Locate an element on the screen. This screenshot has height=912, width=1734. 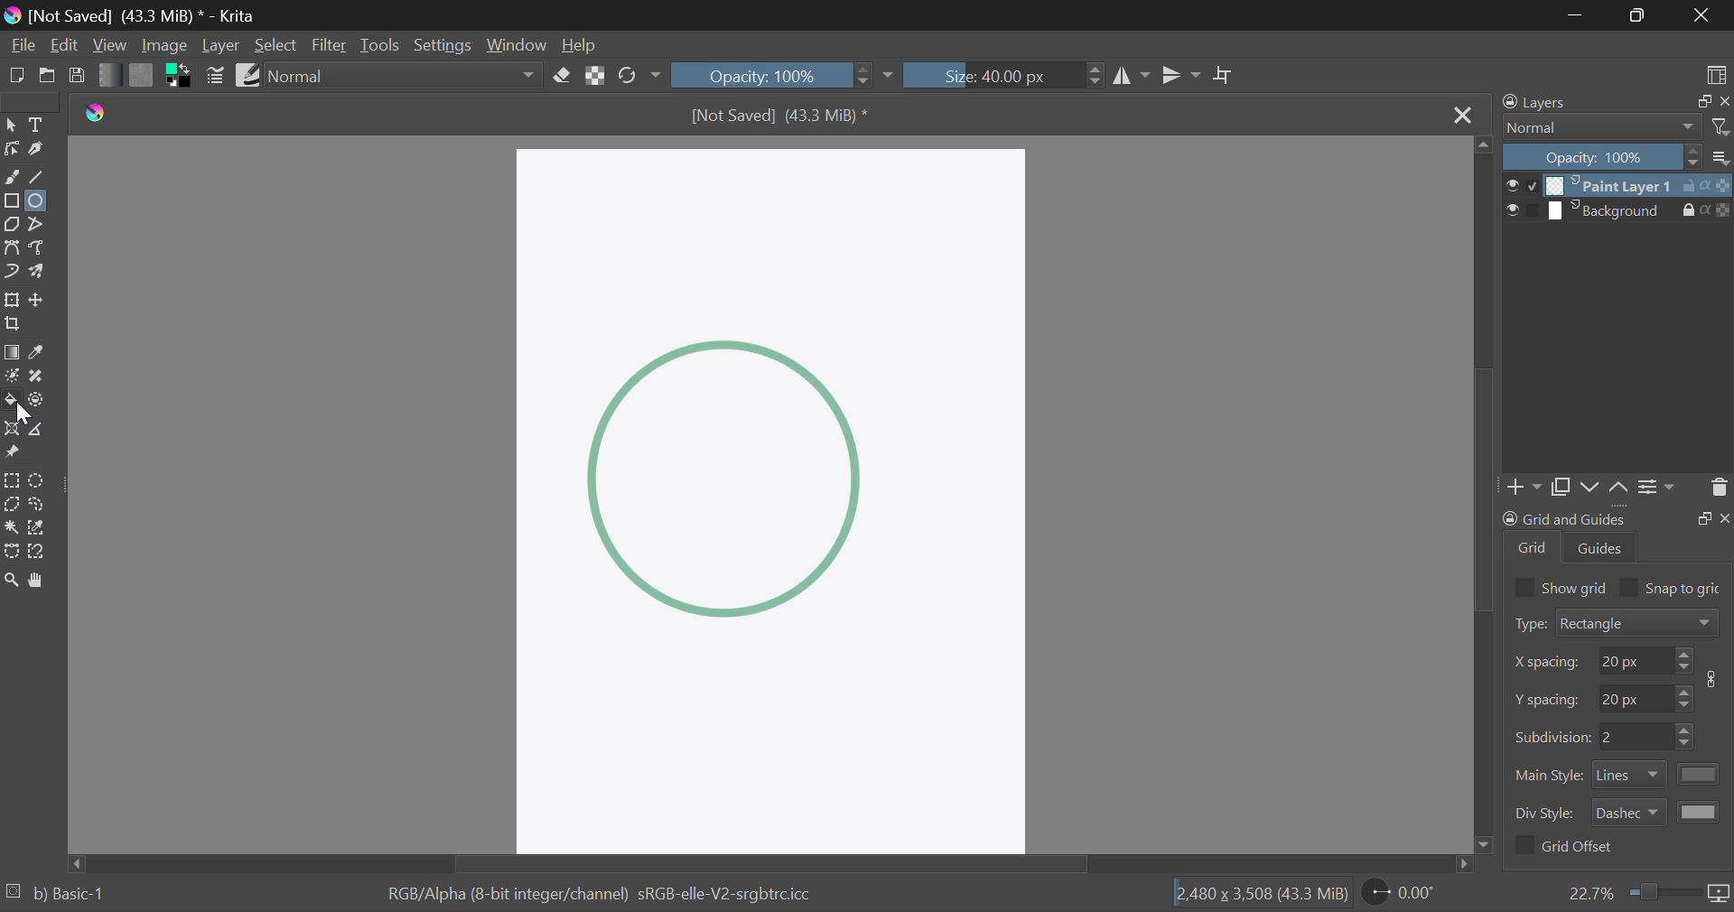
Measurements is located at coordinates (39, 428).